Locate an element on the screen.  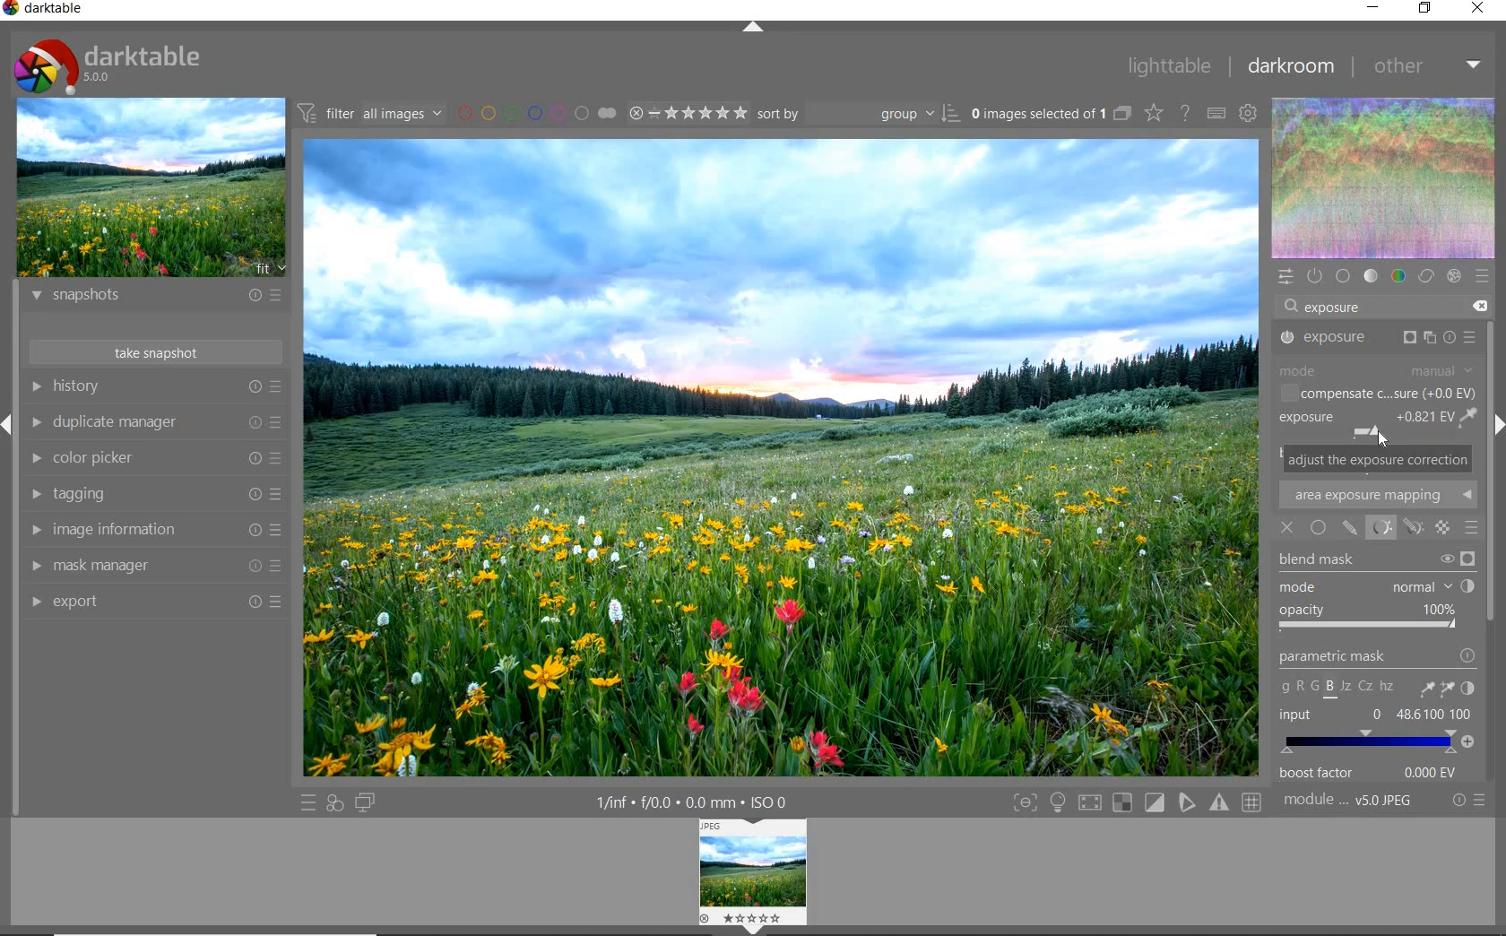
base is located at coordinates (1345, 276).